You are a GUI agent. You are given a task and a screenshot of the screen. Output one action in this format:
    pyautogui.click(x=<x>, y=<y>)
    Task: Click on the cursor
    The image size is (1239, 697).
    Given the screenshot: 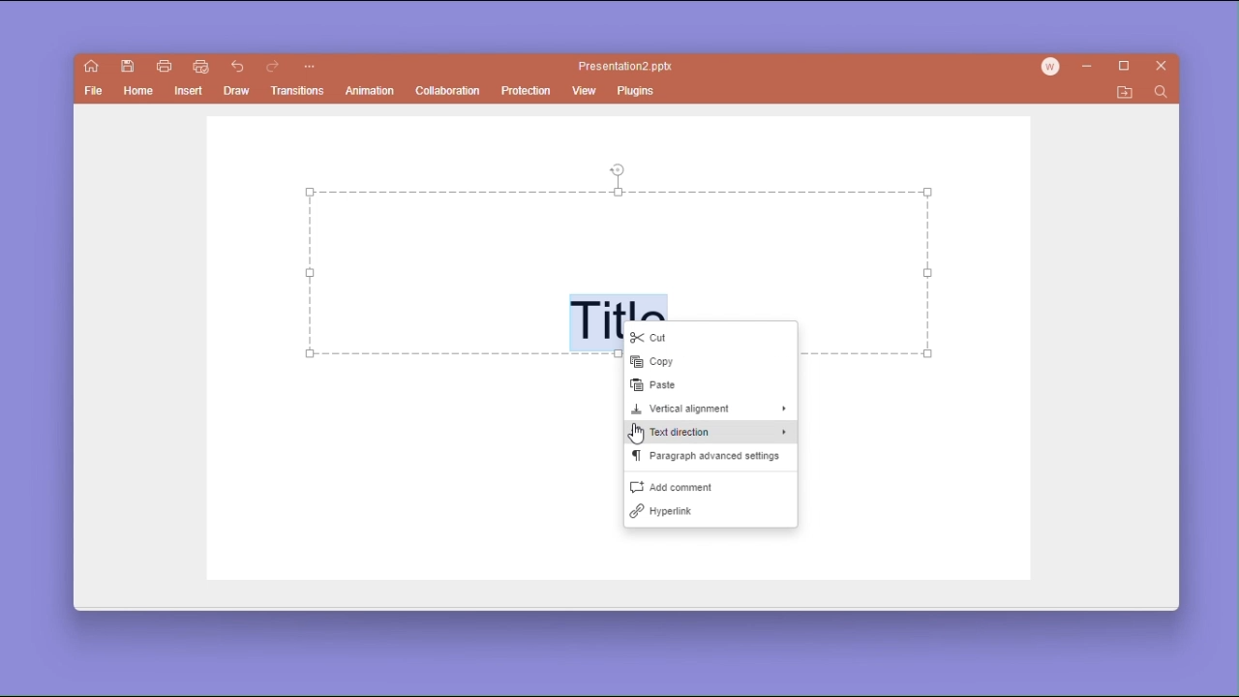 What is the action you would take?
    pyautogui.click(x=638, y=434)
    